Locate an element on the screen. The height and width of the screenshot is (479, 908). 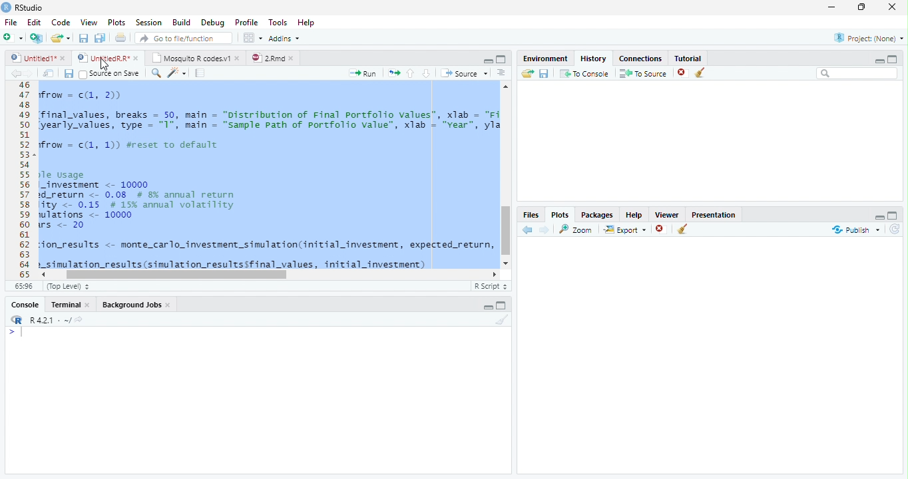
To Source is located at coordinates (643, 73).